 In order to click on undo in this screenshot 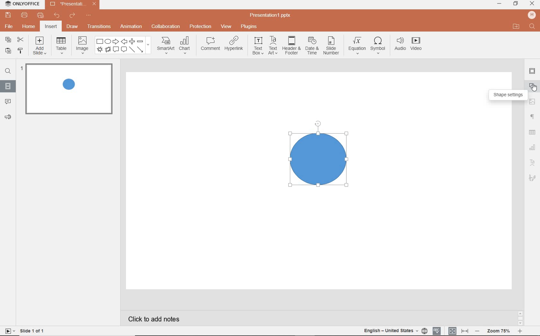, I will do `click(58, 16)`.